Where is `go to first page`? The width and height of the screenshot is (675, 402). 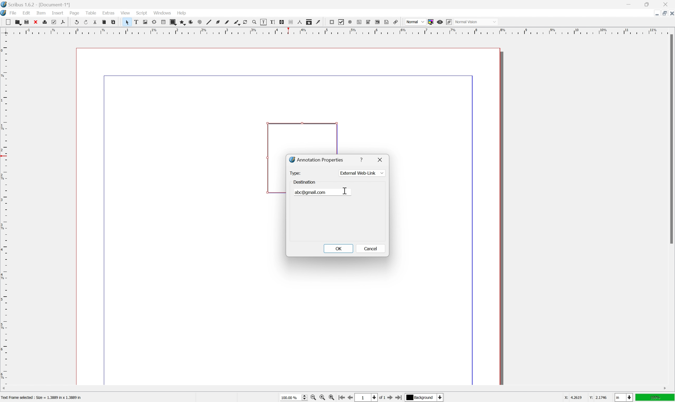
go to first page is located at coordinates (341, 398).